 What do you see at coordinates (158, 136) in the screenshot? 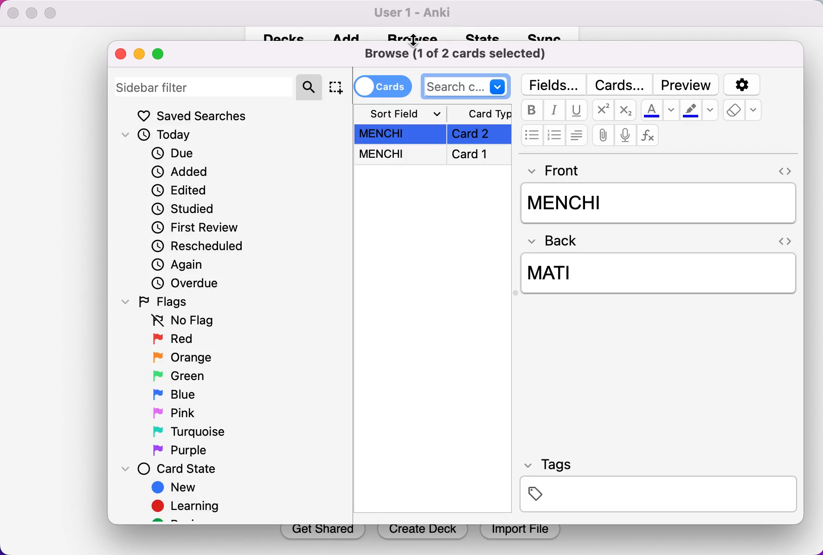
I see `today` at bounding box center [158, 136].